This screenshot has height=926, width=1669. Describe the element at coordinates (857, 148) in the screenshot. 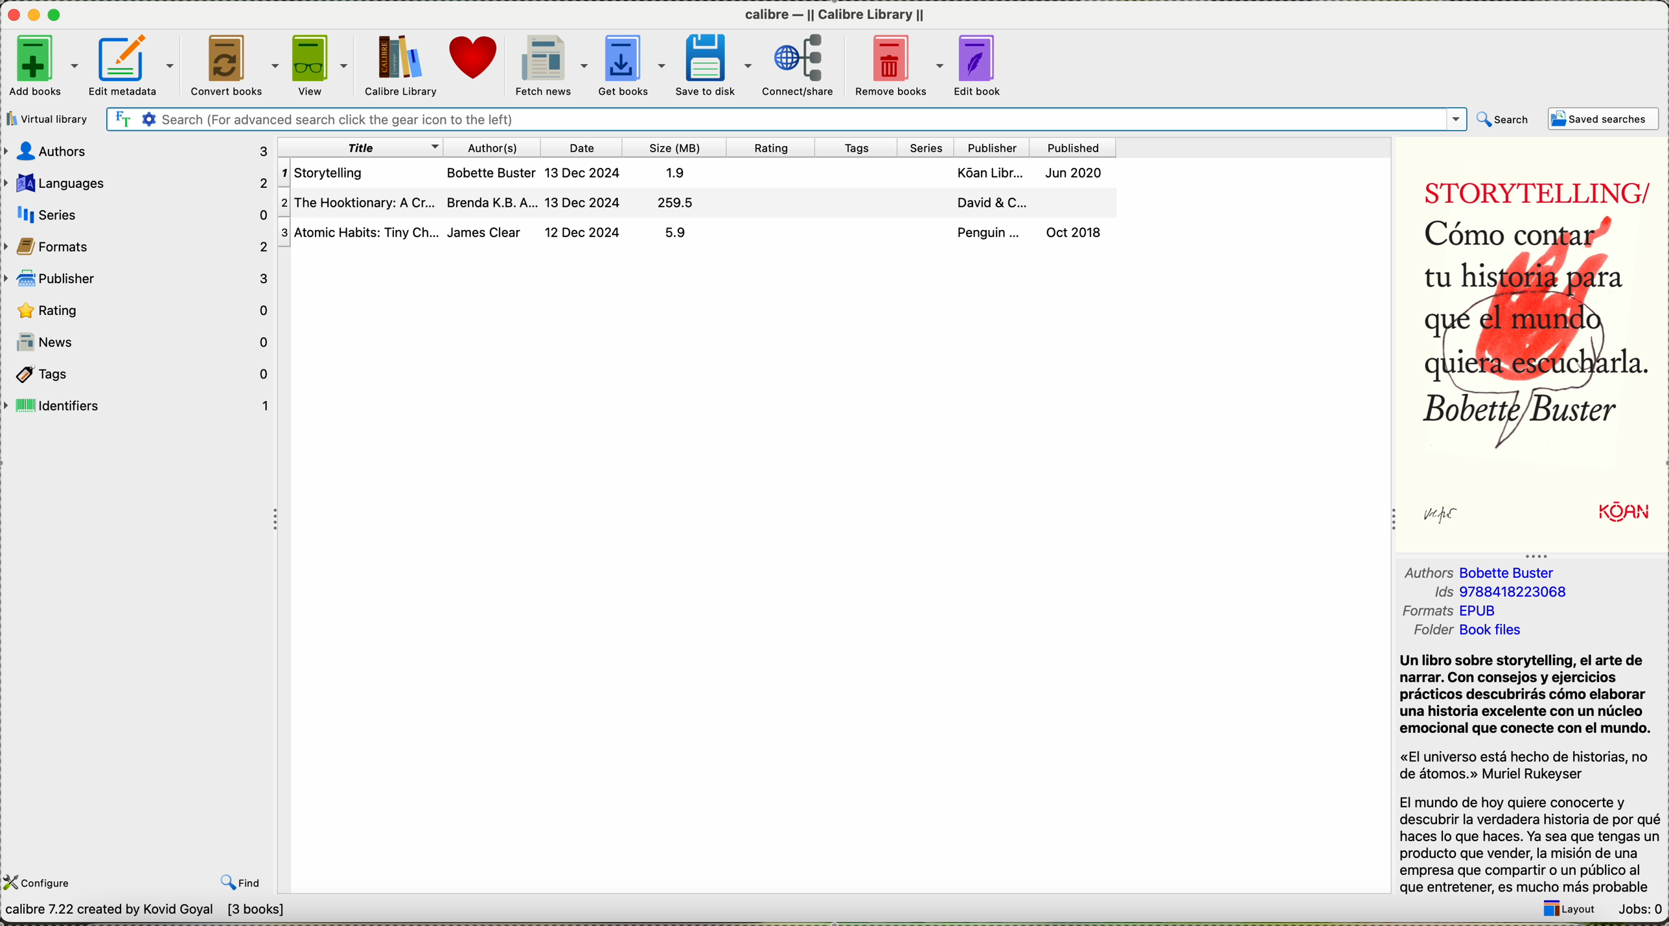

I see `tags` at that location.